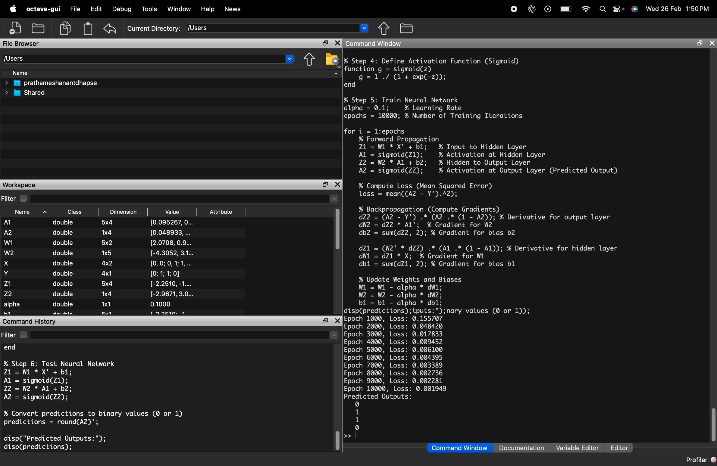 This screenshot has height=466, width=717. What do you see at coordinates (336, 440) in the screenshot?
I see `scroll bar` at bounding box center [336, 440].